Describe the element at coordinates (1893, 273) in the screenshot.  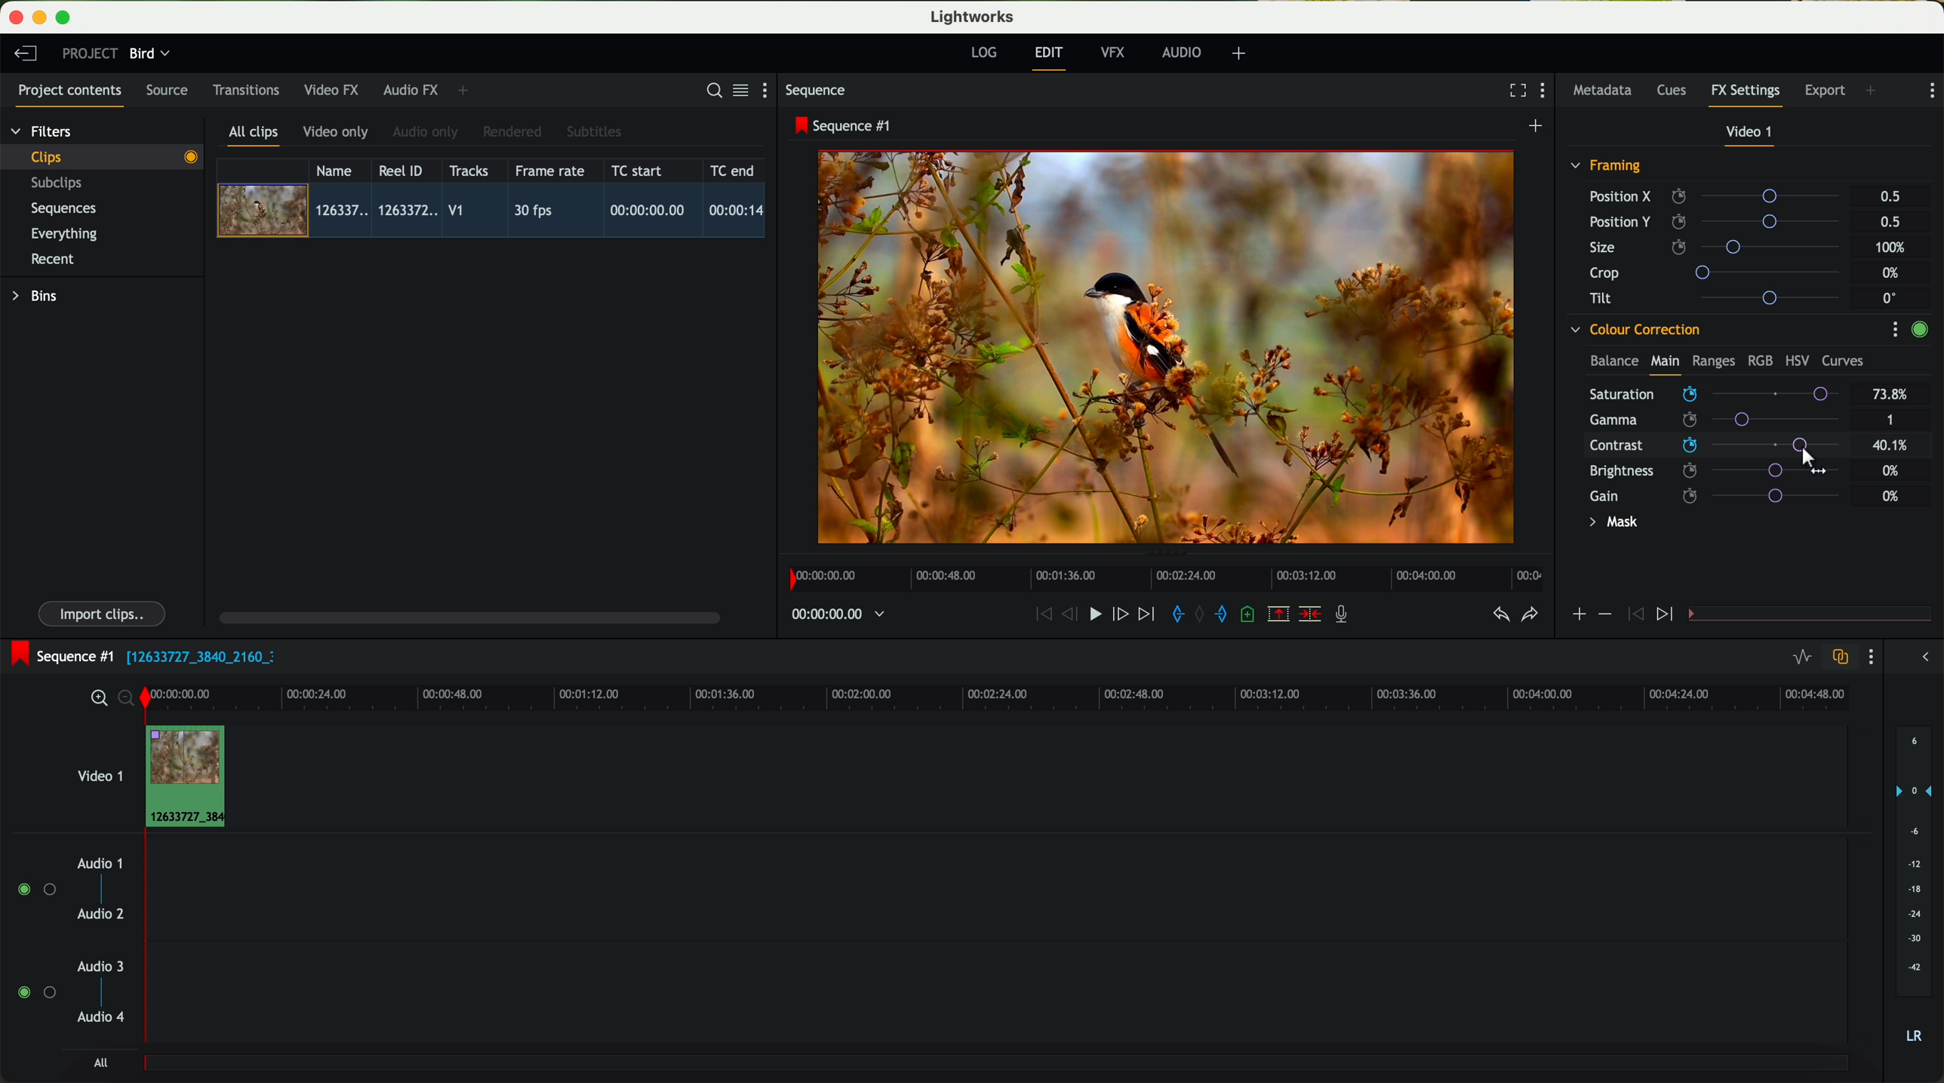
I see `0%` at that location.